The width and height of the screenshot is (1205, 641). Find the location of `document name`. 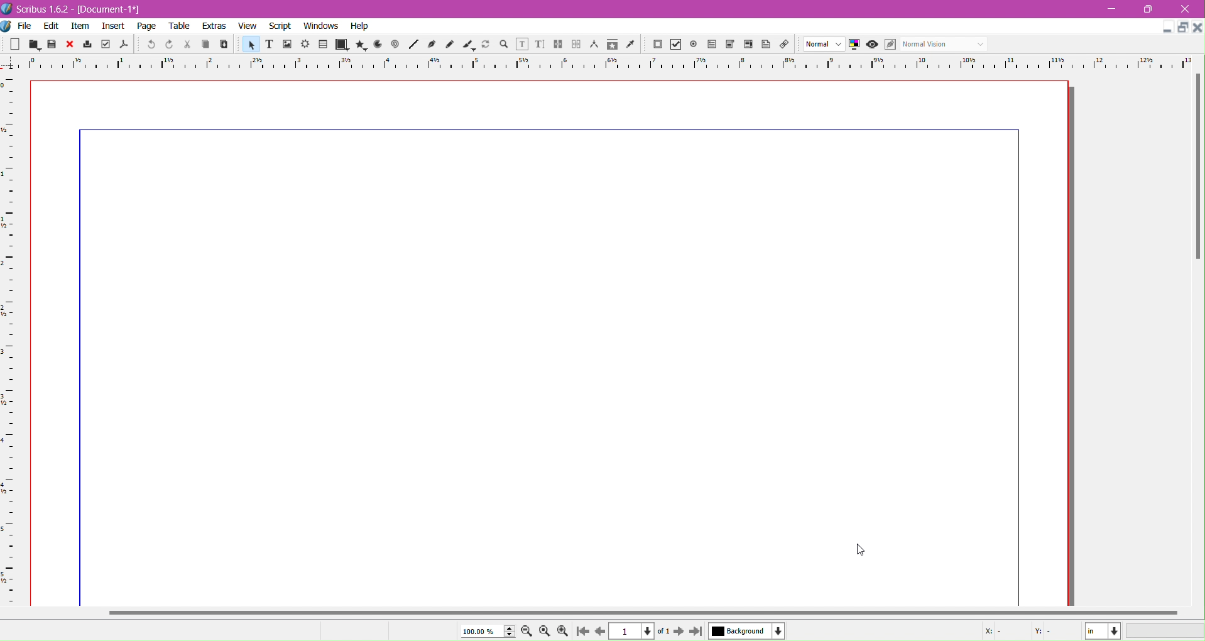

document name is located at coordinates (111, 10).